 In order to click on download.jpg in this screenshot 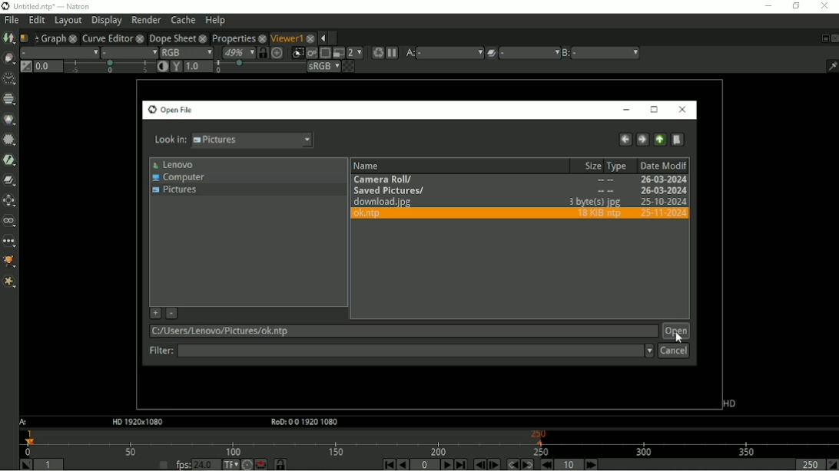, I will do `click(521, 203)`.